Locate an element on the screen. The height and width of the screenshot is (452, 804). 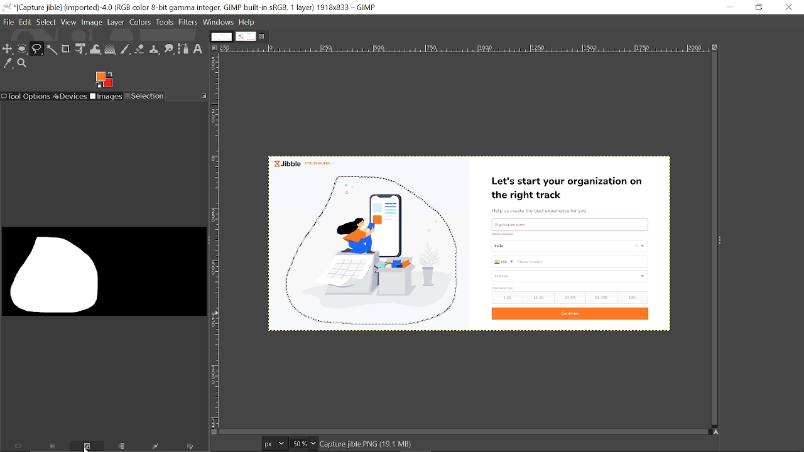
Cursor is located at coordinates (84, 446).